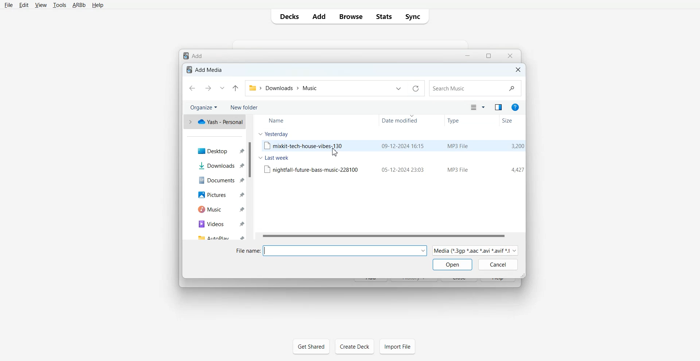 The width and height of the screenshot is (700, 361). I want to click on Desktop, so click(220, 150).